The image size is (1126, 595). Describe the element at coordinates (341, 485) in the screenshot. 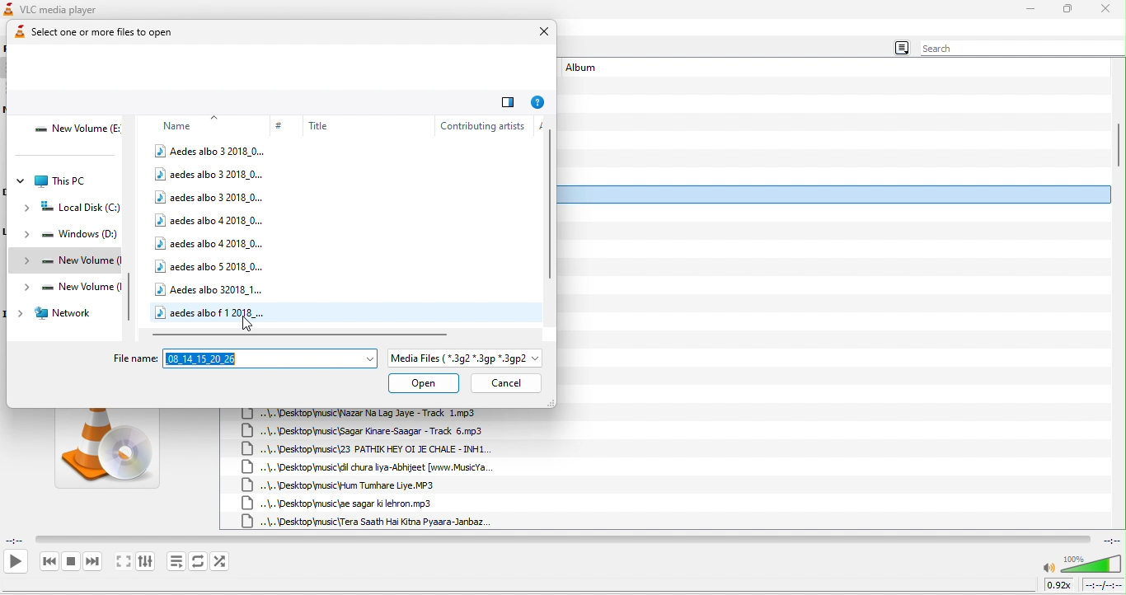

I see `..\..\Desktop\music\Hum Tumhare Liye. MP3` at that location.